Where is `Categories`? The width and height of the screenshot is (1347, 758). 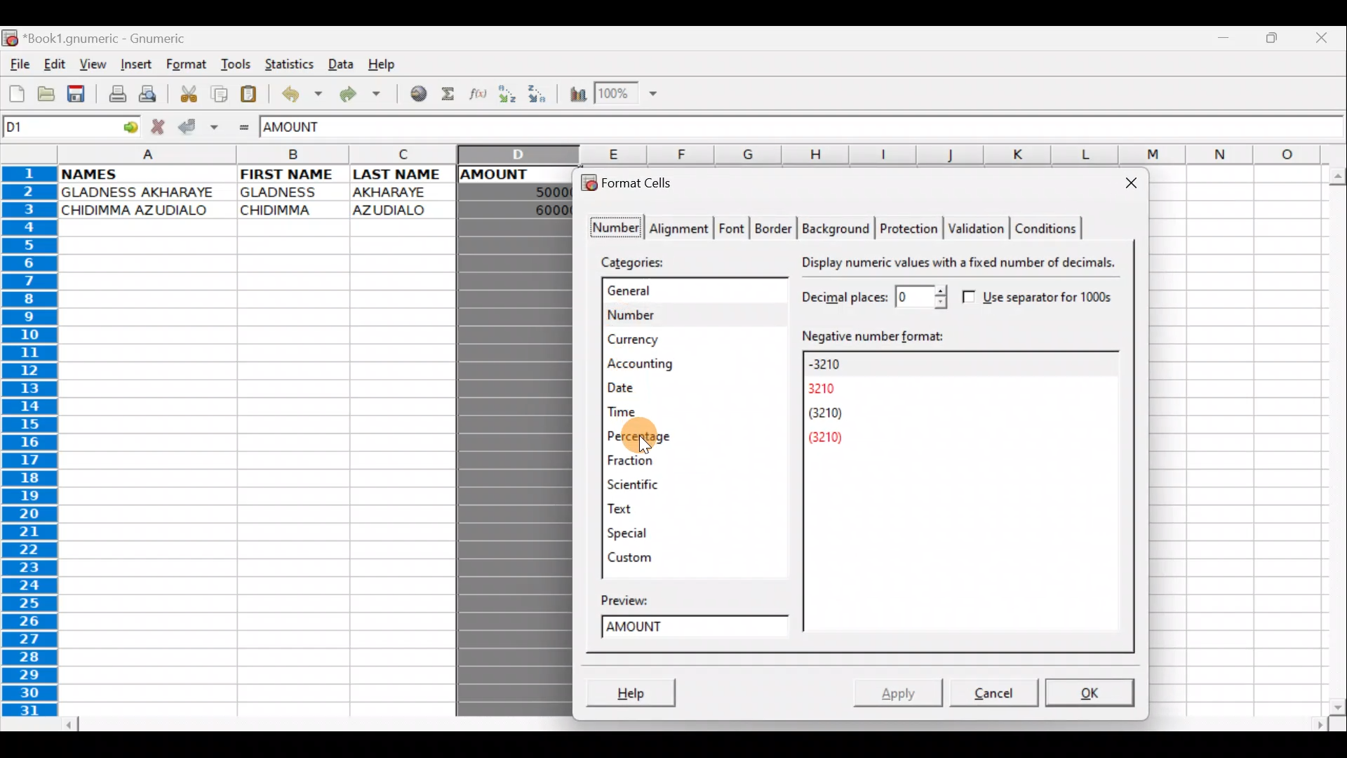 Categories is located at coordinates (640, 261).